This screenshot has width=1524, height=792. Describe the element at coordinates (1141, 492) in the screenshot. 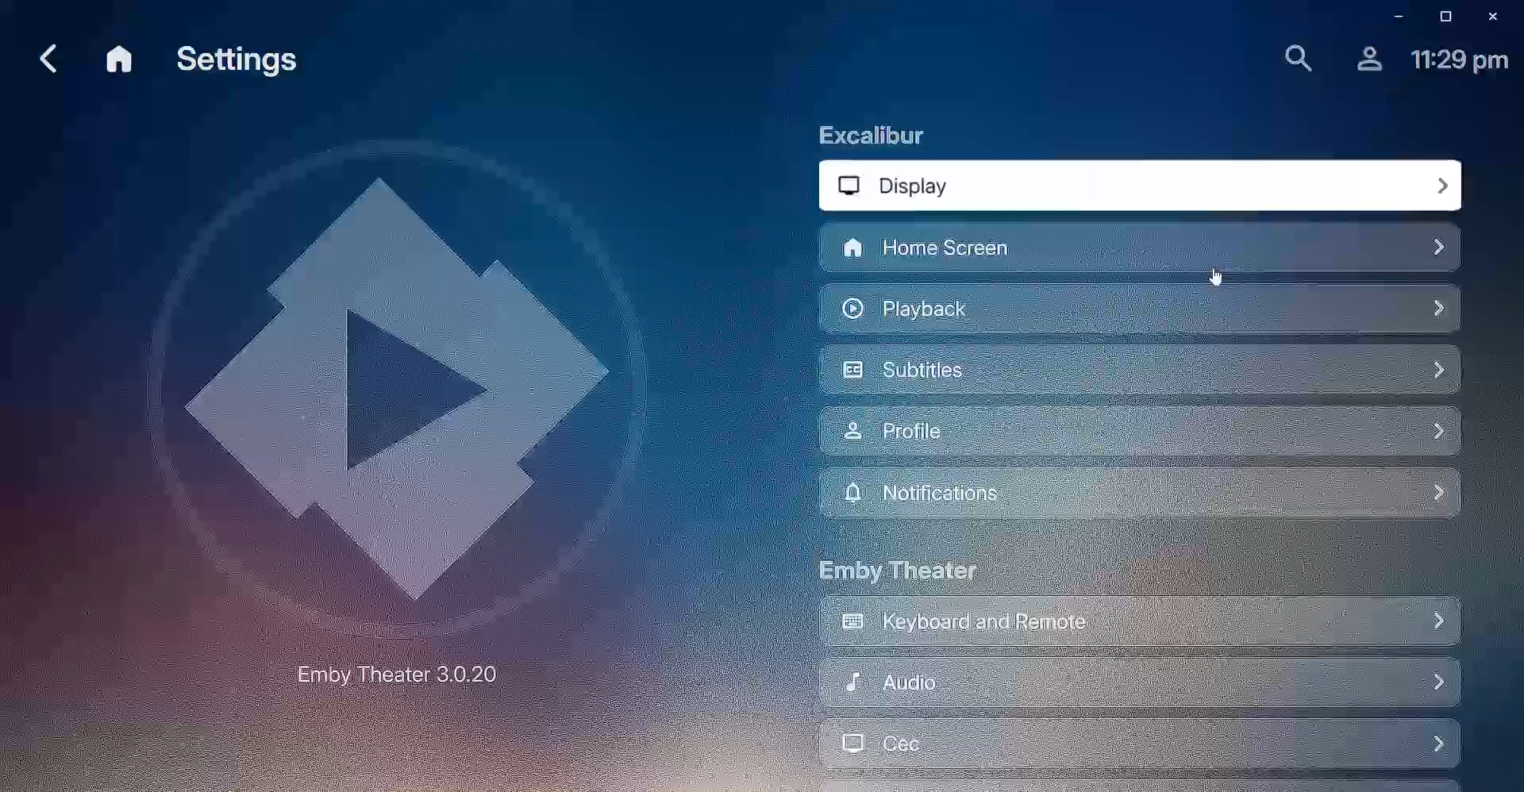

I see `Notifications` at that location.